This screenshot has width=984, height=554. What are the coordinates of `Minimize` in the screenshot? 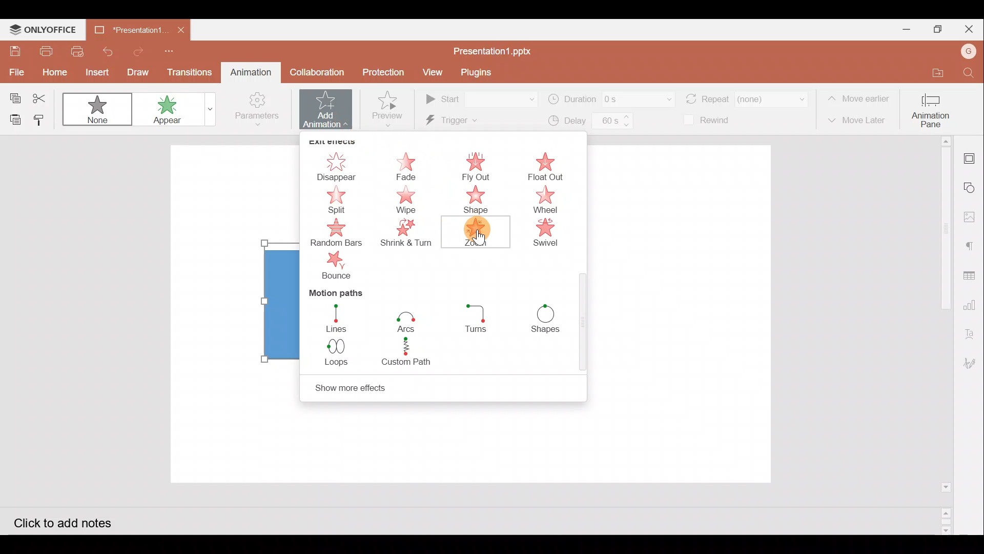 It's located at (902, 29).